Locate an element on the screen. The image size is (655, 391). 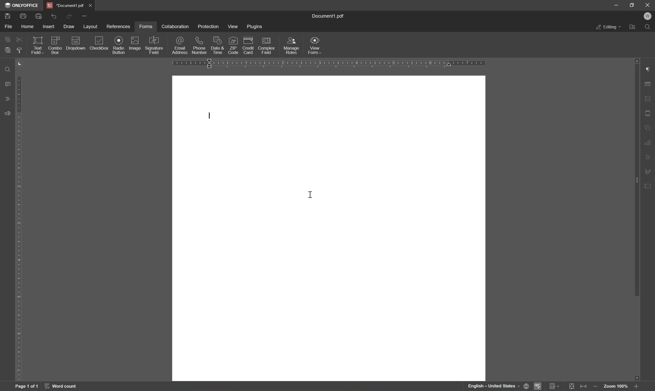
image is located at coordinates (135, 45).